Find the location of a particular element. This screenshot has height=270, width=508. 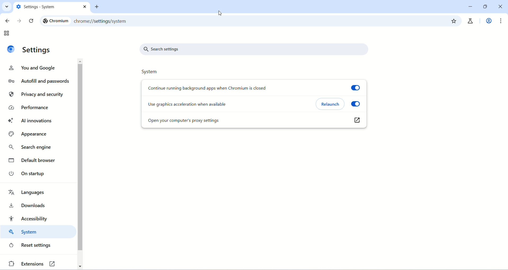

toggle button is located at coordinates (359, 87).